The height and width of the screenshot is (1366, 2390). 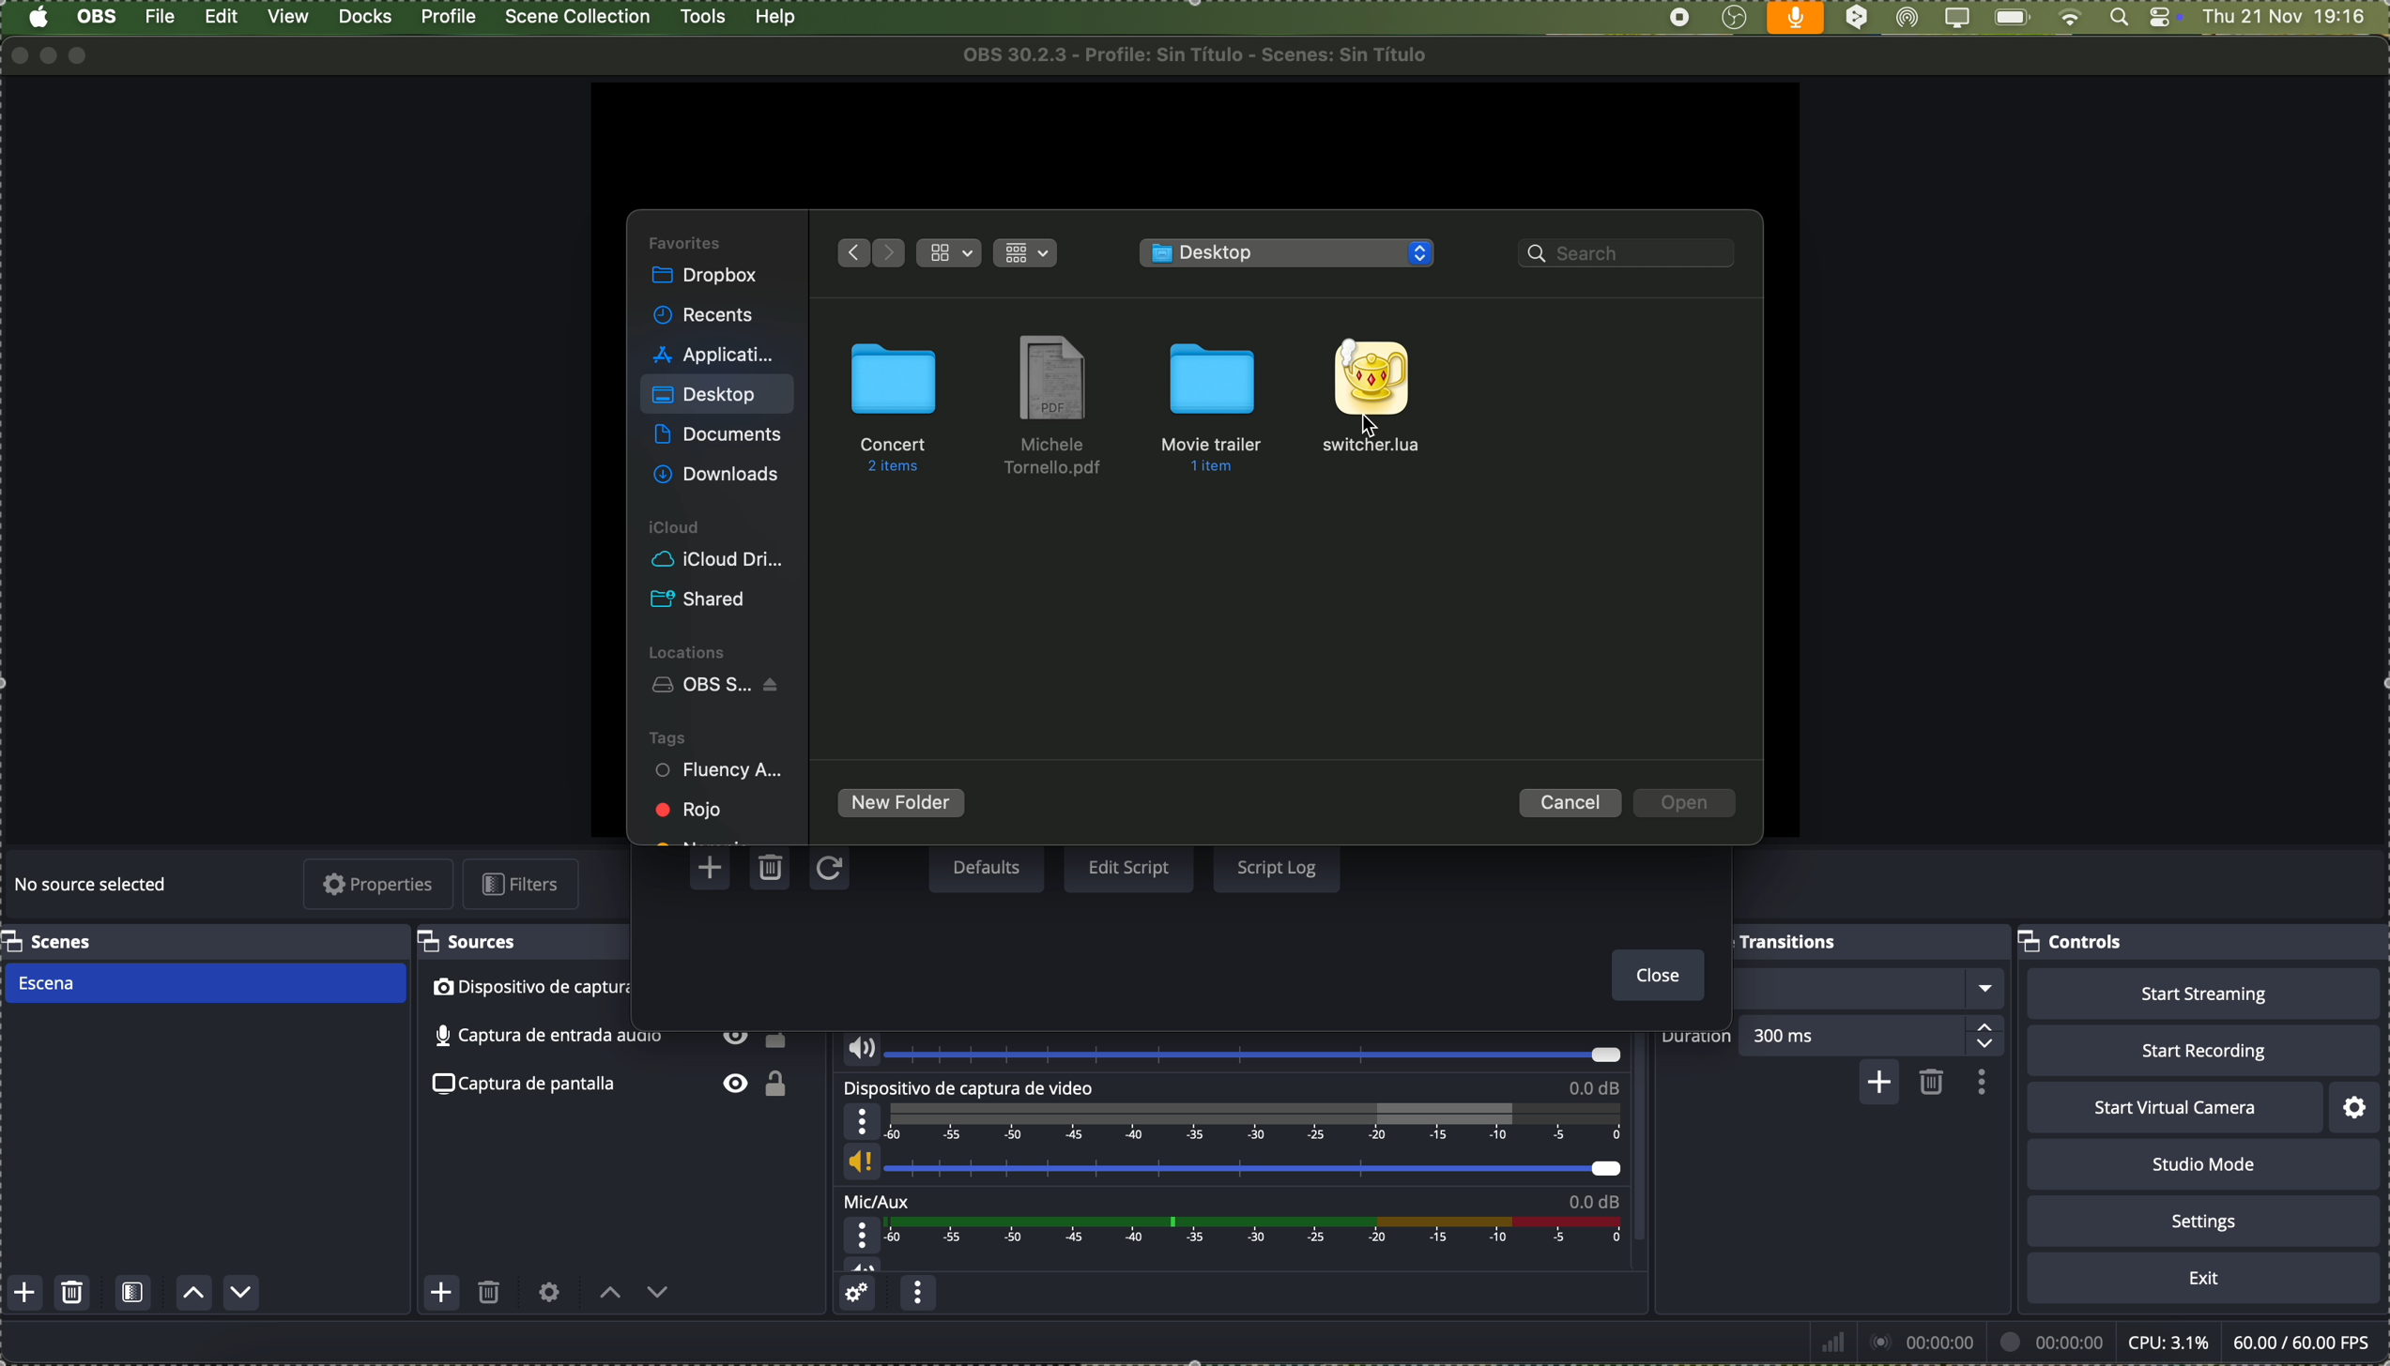 I want to click on settings, so click(x=2357, y=1107).